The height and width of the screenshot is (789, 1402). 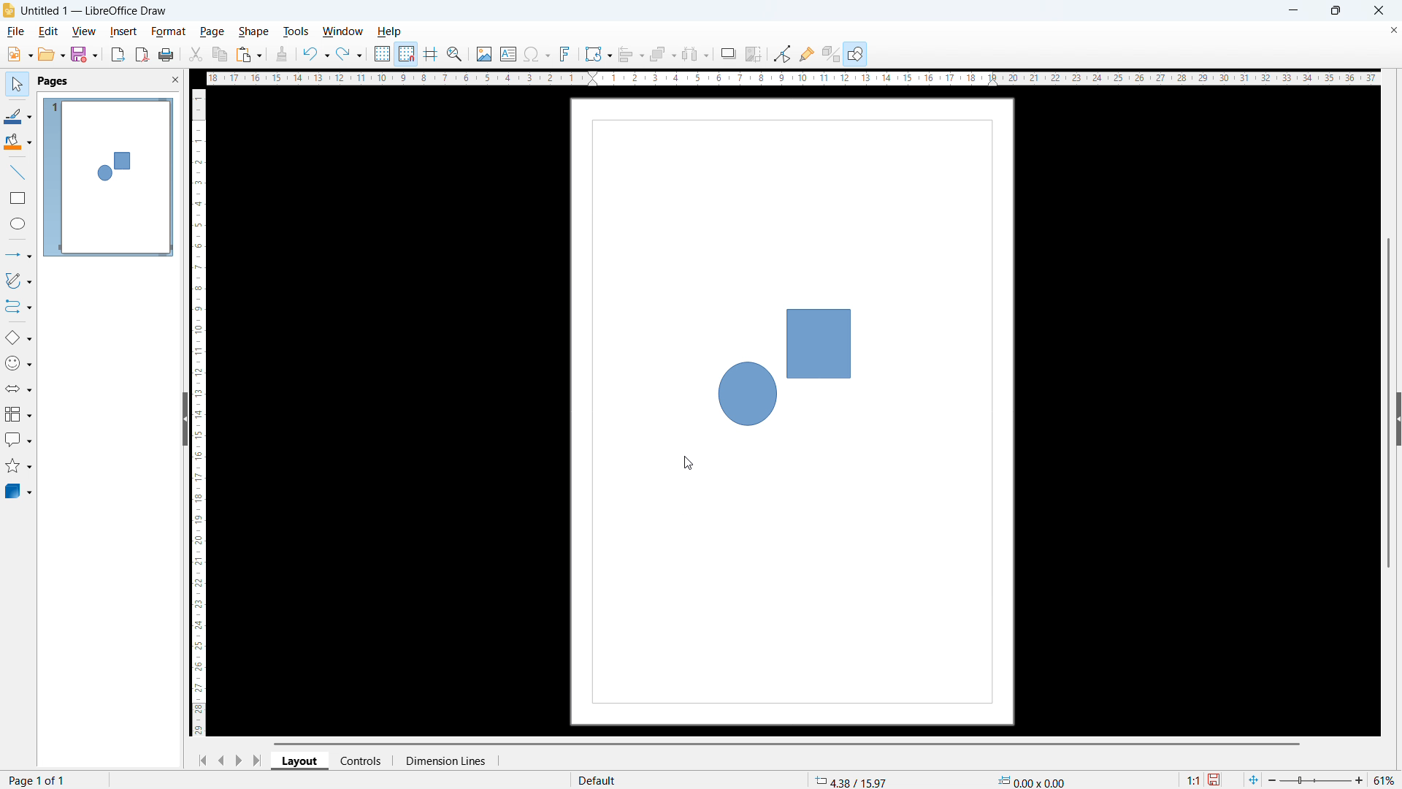 What do you see at coordinates (20, 117) in the screenshot?
I see `line color` at bounding box center [20, 117].